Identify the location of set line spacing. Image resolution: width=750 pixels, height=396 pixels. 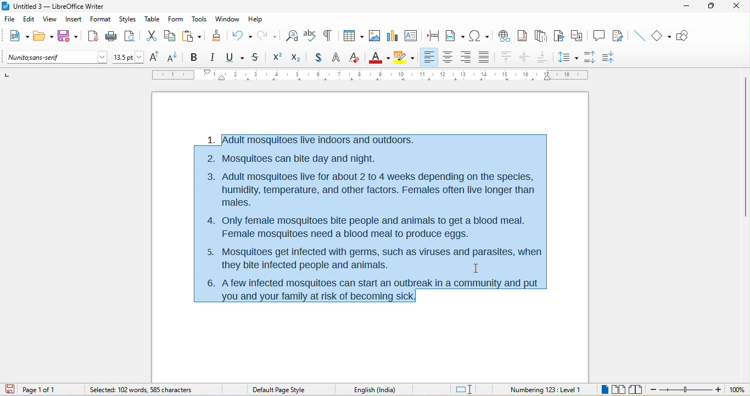
(568, 56).